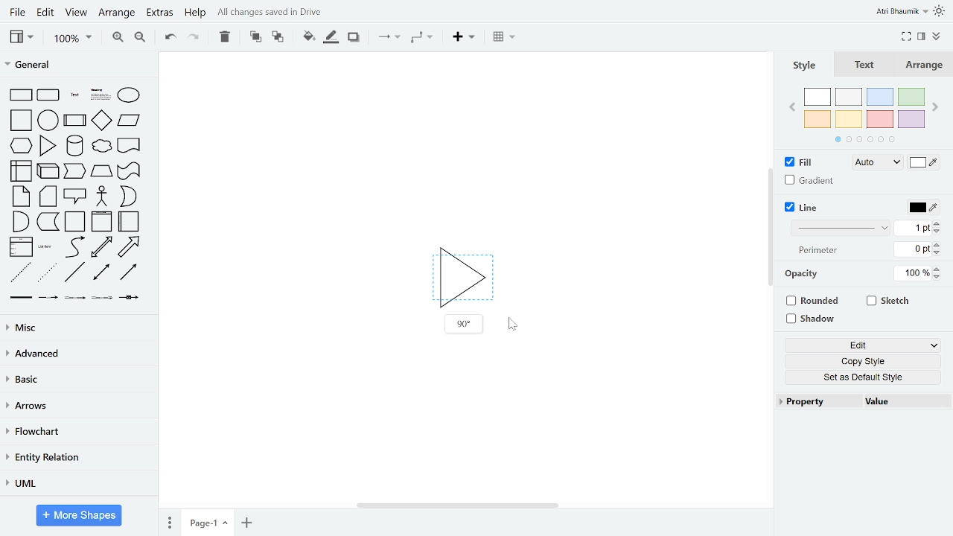 The width and height of the screenshot is (953, 536). Describe the element at coordinates (20, 273) in the screenshot. I see `dashed line` at that location.